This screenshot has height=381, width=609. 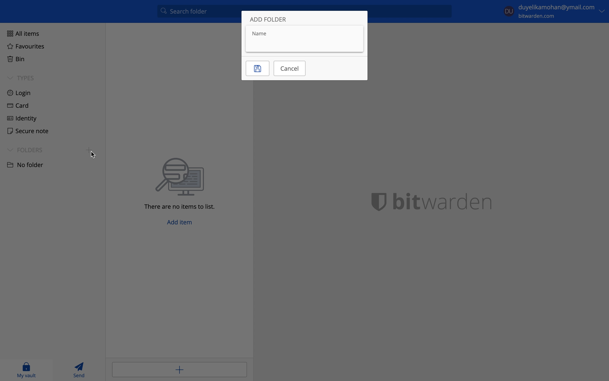 I want to click on my vault, so click(x=26, y=370).